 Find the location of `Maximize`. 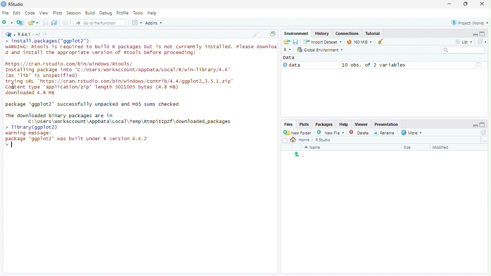

Maximize is located at coordinates (466, 4).